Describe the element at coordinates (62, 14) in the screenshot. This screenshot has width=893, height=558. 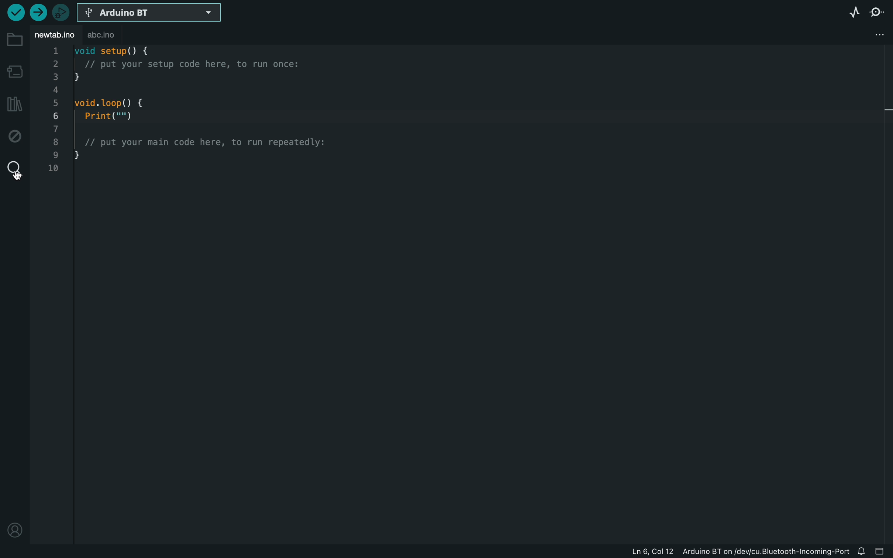
I see `debugger` at that location.